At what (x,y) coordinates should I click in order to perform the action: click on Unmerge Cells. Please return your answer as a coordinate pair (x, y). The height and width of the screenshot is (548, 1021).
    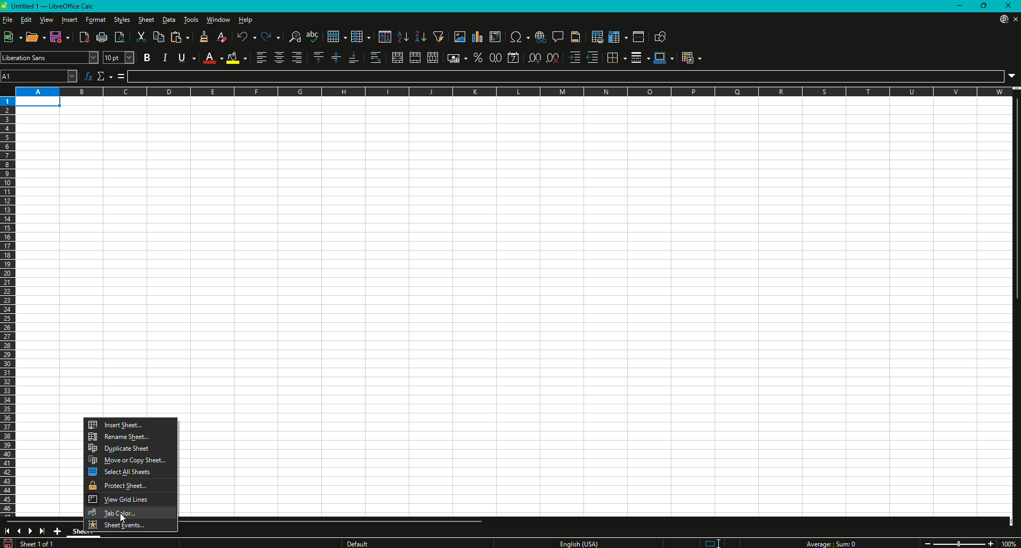
    Looking at the image, I should click on (433, 57).